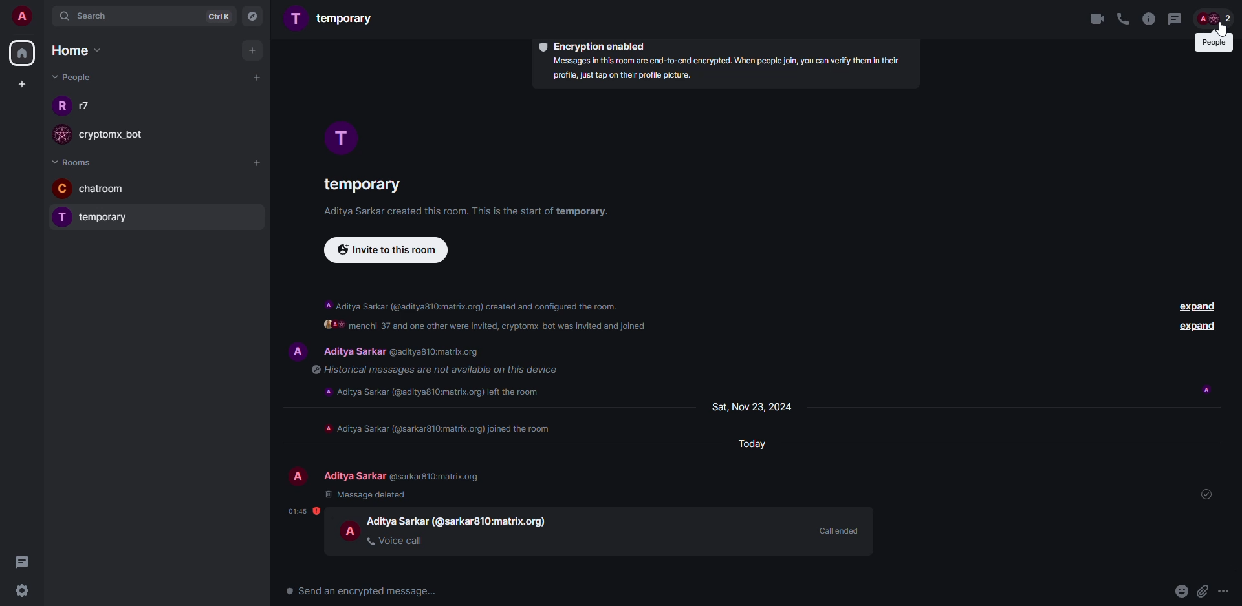 This screenshot has width=1242, height=606. What do you see at coordinates (76, 162) in the screenshot?
I see `rooms` at bounding box center [76, 162].